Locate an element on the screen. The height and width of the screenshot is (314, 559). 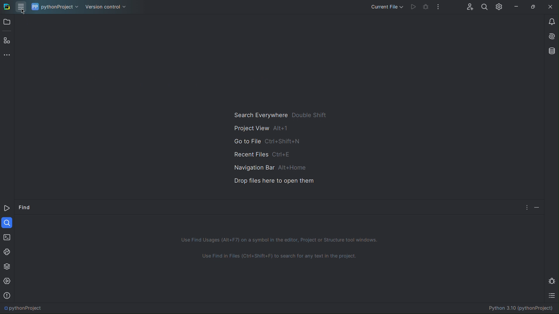
Go to File is located at coordinates (266, 141).